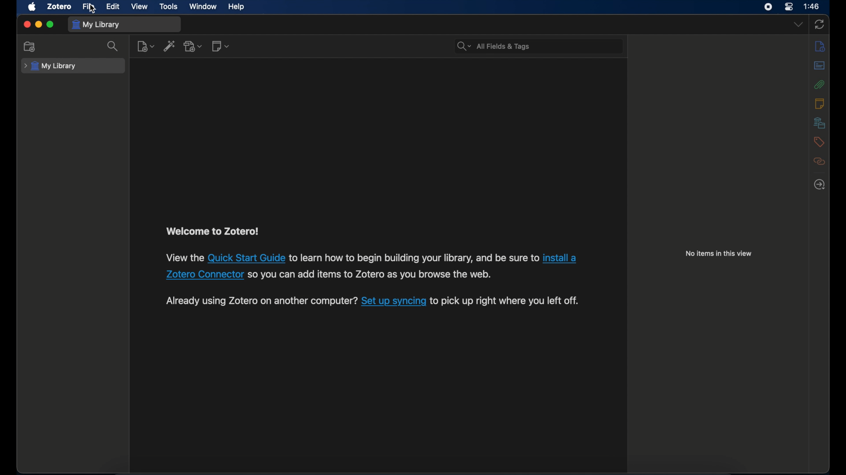 Image resolution: width=846 pixels, height=475 pixels. What do you see at coordinates (51, 24) in the screenshot?
I see `maximize` at bounding box center [51, 24].